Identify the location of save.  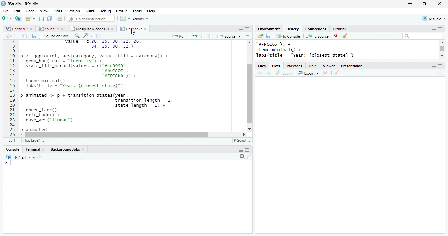
(268, 36).